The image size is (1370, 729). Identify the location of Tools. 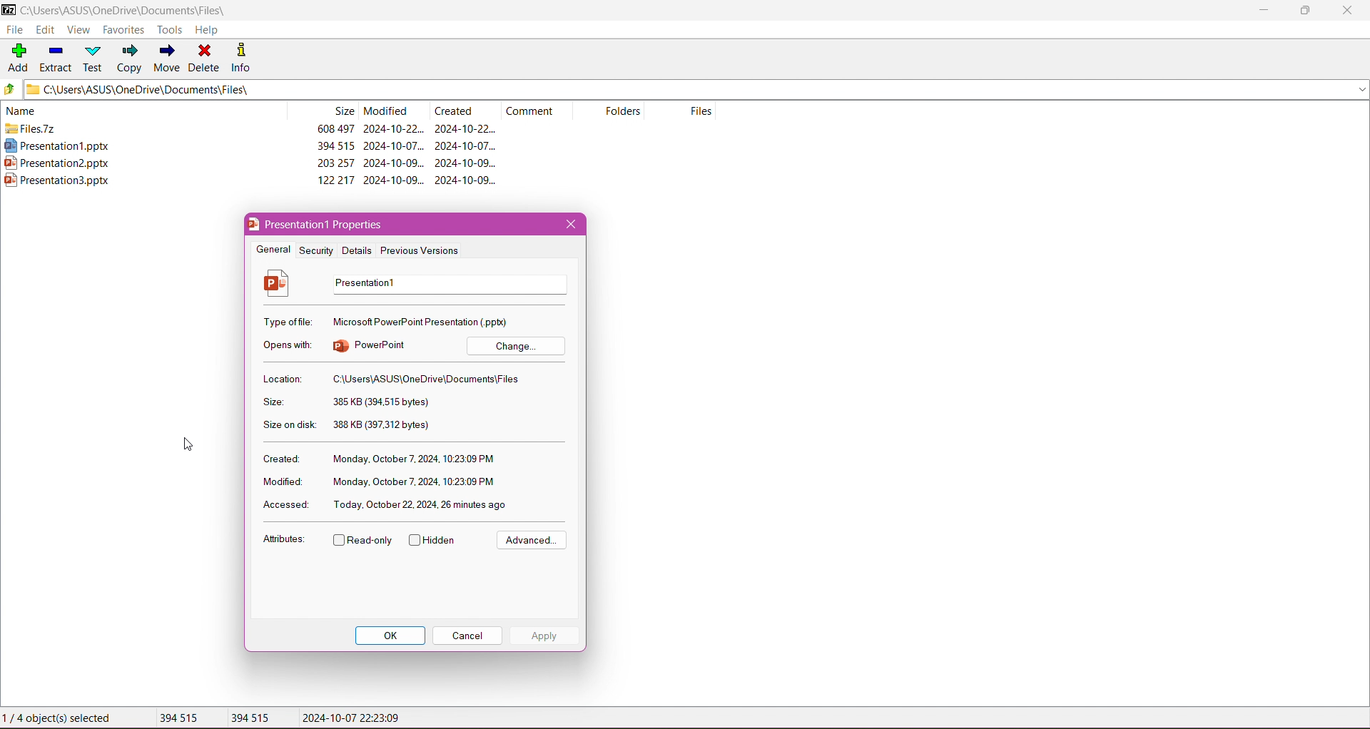
(169, 30).